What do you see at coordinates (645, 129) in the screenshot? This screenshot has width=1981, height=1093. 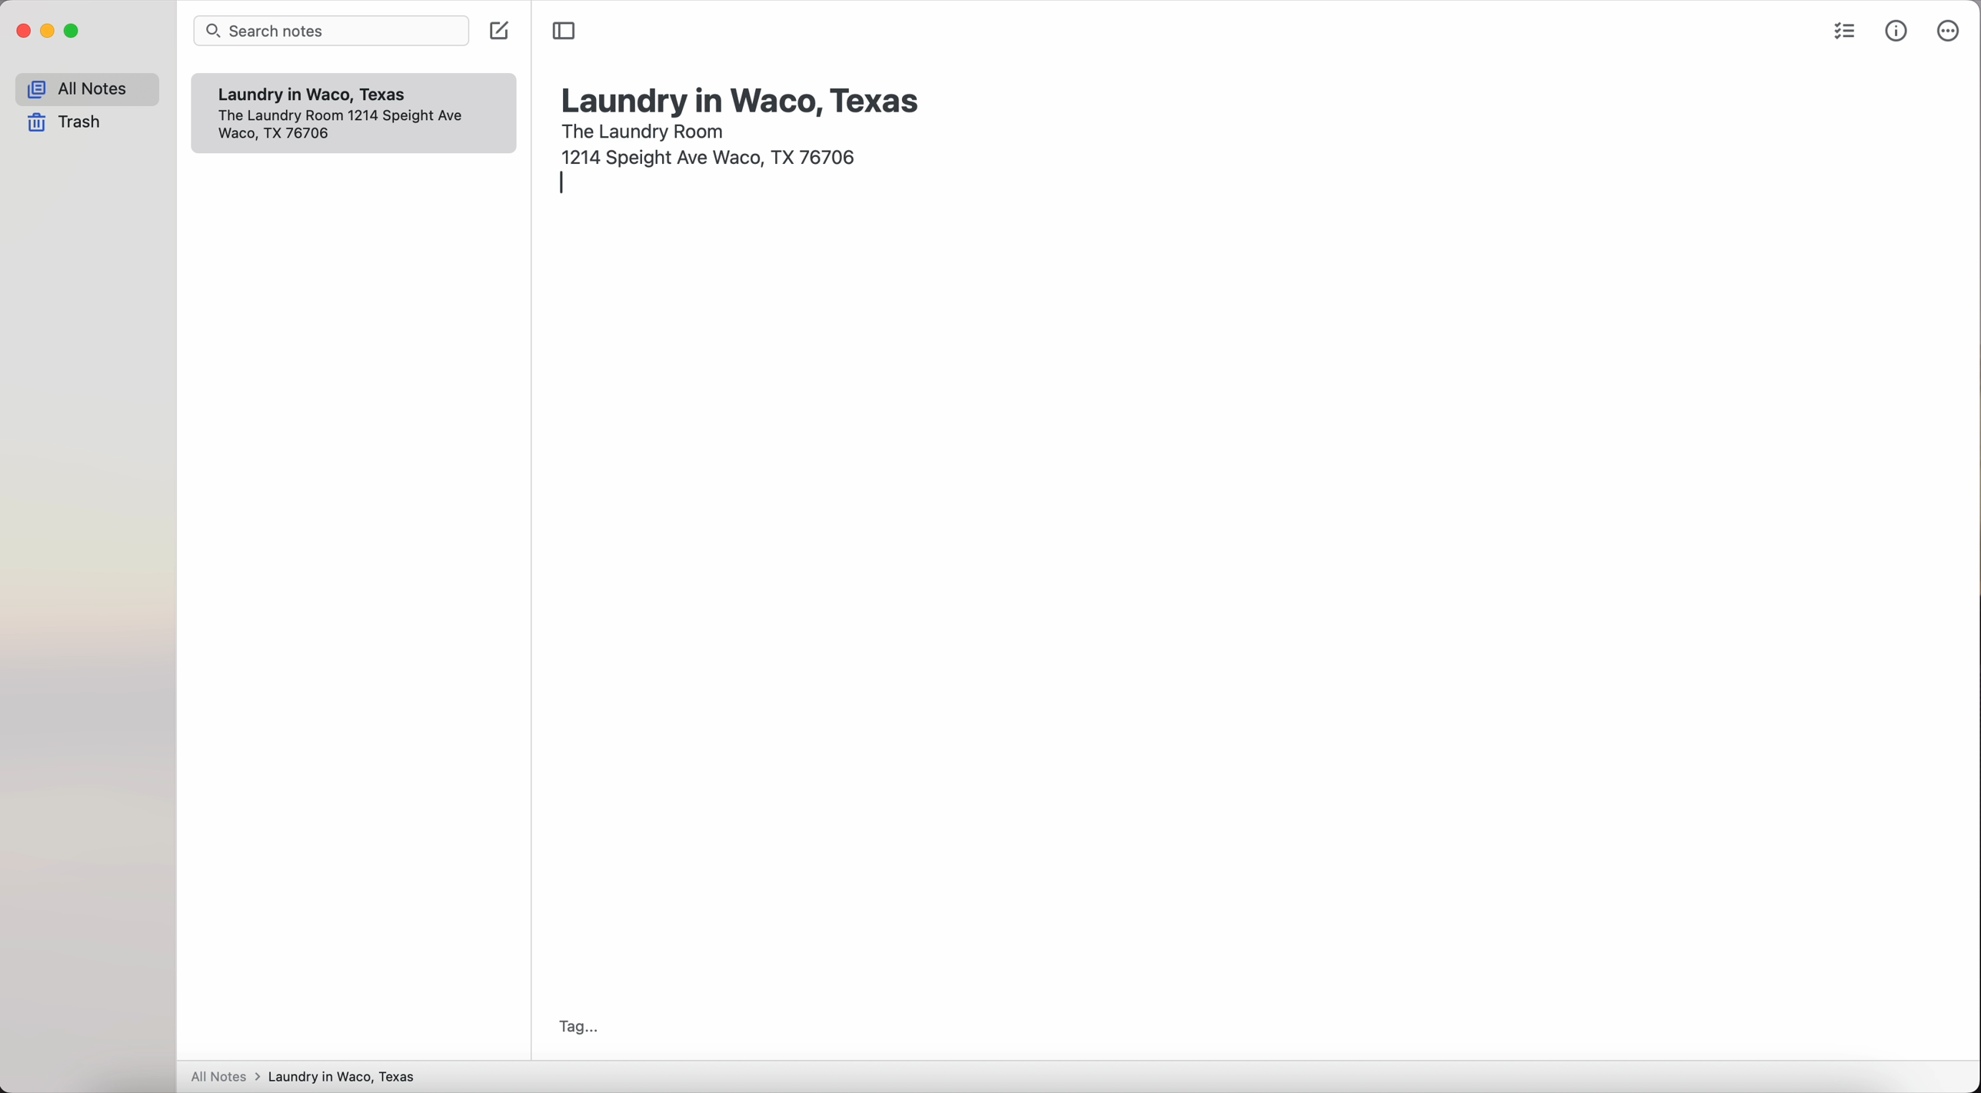 I see `the laundry room` at bounding box center [645, 129].